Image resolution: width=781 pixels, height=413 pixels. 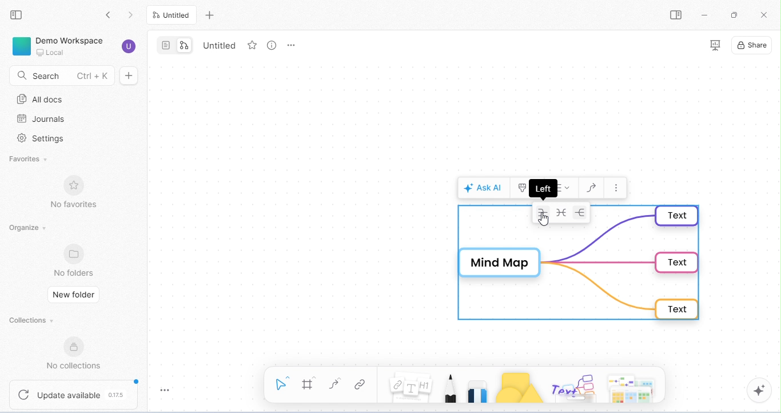 What do you see at coordinates (563, 212) in the screenshot?
I see `radial` at bounding box center [563, 212].